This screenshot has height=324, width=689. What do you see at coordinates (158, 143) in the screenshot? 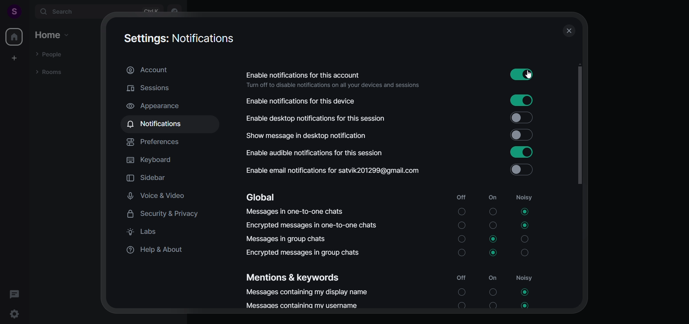
I see `preferences` at bounding box center [158, 143].